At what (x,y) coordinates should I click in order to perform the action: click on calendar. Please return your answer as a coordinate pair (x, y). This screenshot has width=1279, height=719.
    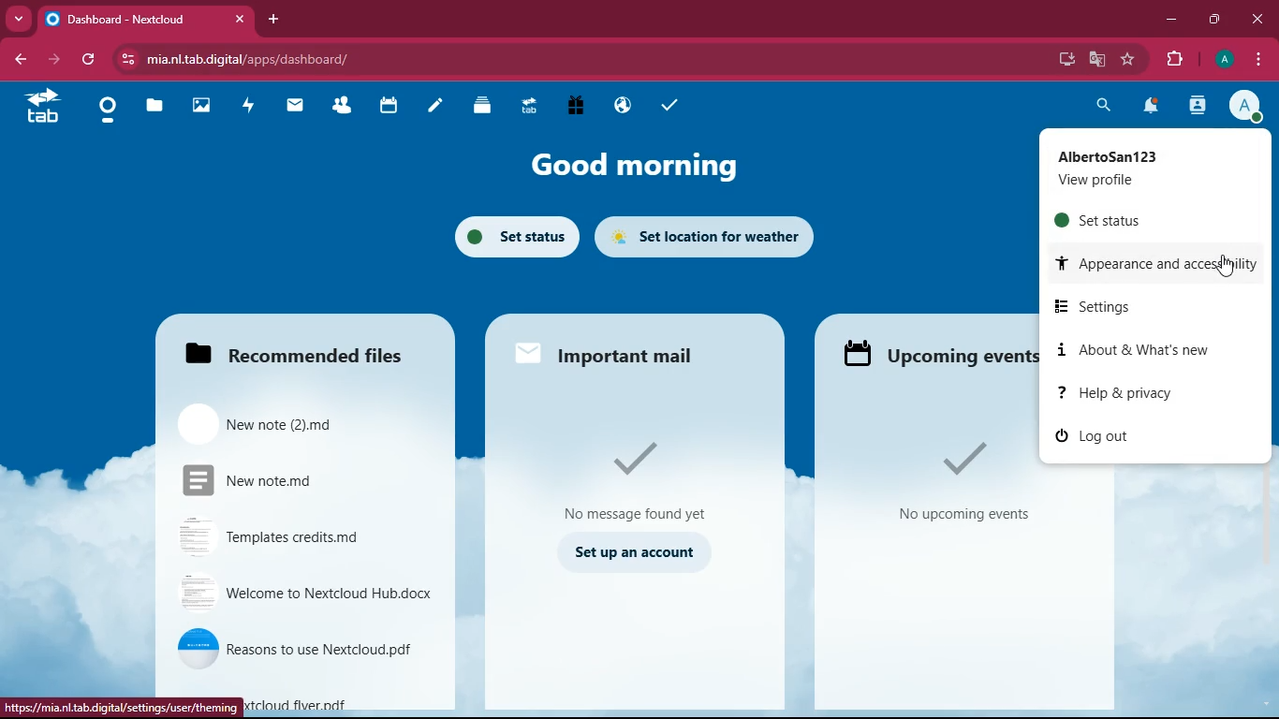
    Looking at the image, I should click on (390, 107).